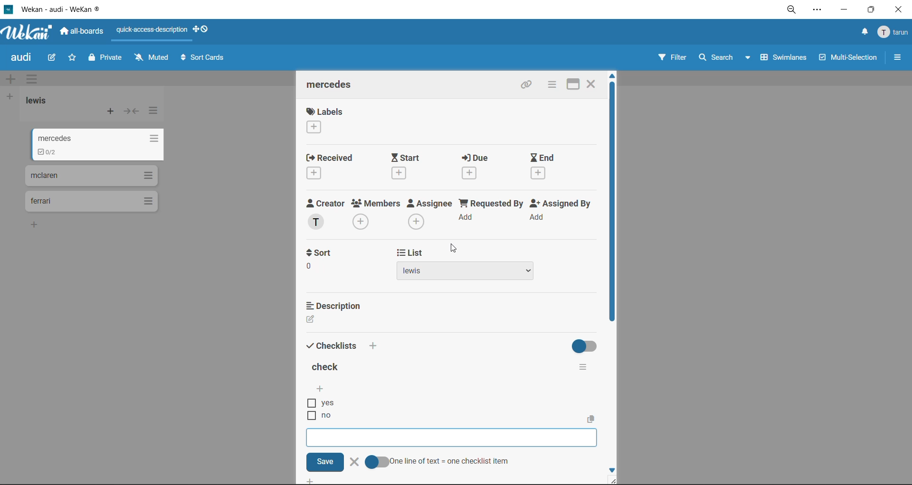 Image resolution: width=912 pixels, height=485 pixels. I want to click on edit, so click(53, 57).